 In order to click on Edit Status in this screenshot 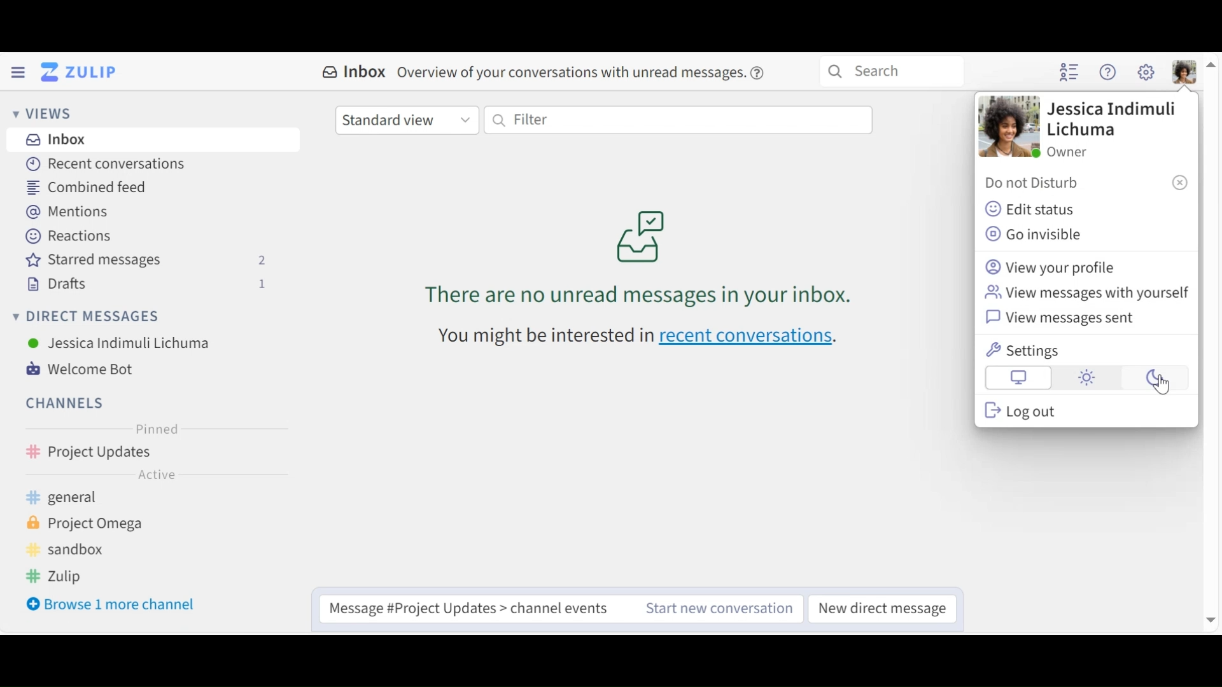, I will do `click(1030, 208)`.